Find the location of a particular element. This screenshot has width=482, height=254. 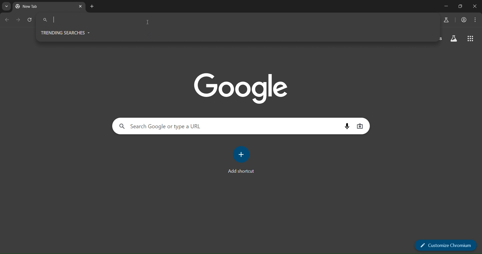

cursor is located at coordinates (148, 23).